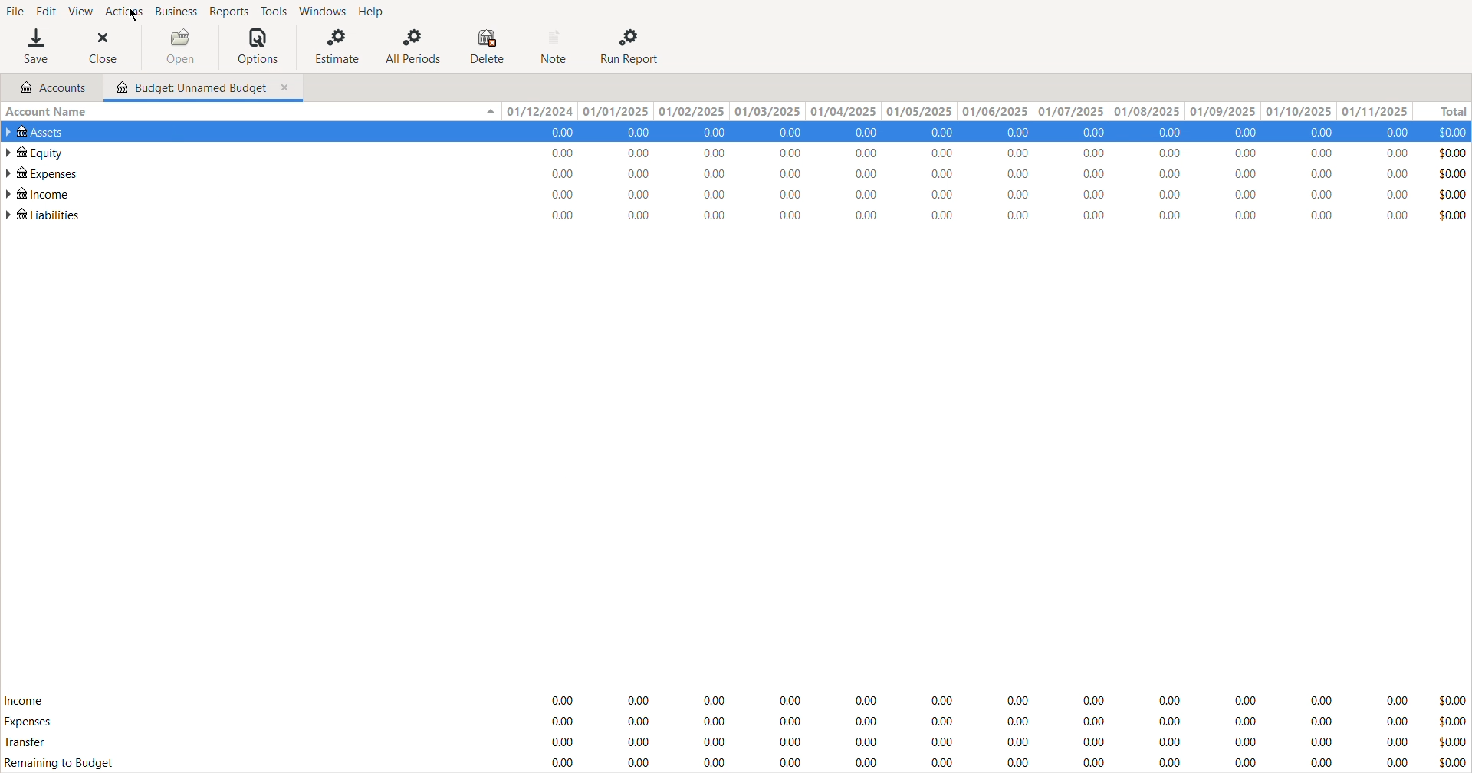  I want to click on Income, so click(24, 699).